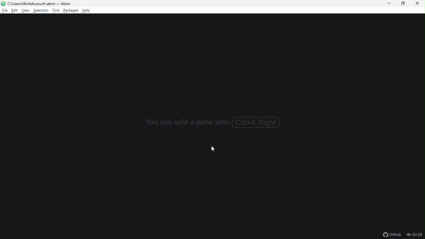 This screenshot has height=239, width=425. Describe the element at coordinates (388, 234) in the screenshot. I see `GitHub` at that location.